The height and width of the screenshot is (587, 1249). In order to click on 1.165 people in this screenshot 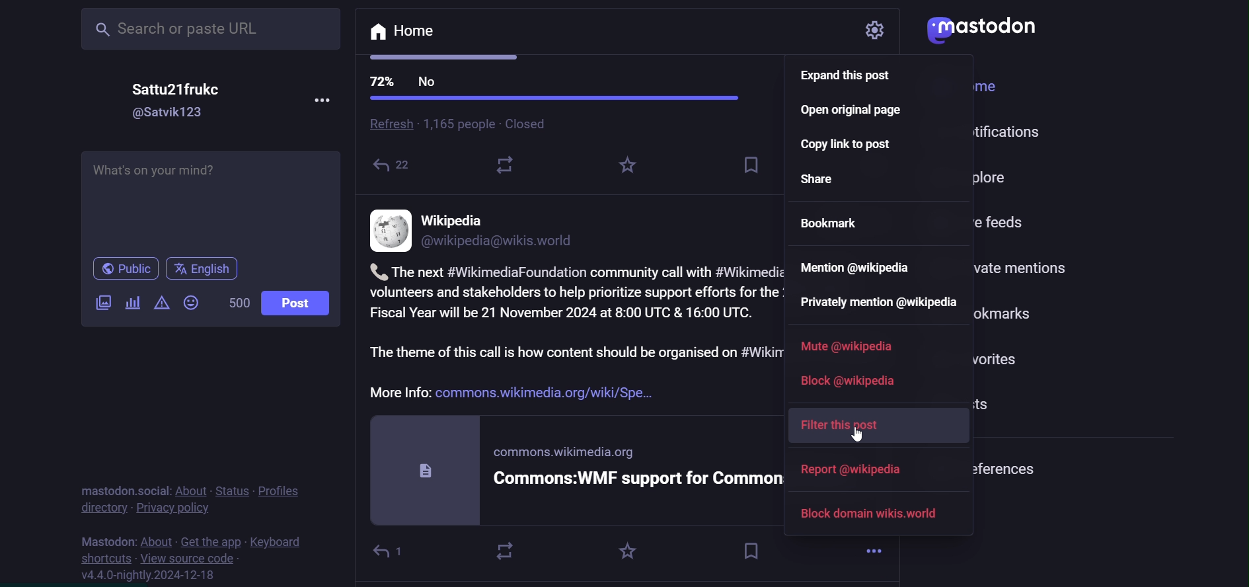, I will do `click(458, 124)`.